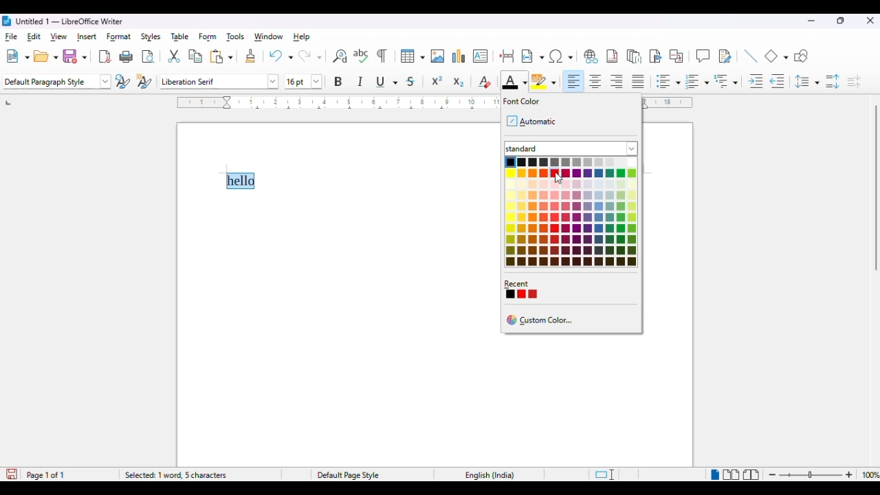  What do you see at coordinates (304, 82) in the screenshot?
I see `font size` at bounding box center [304, 82].